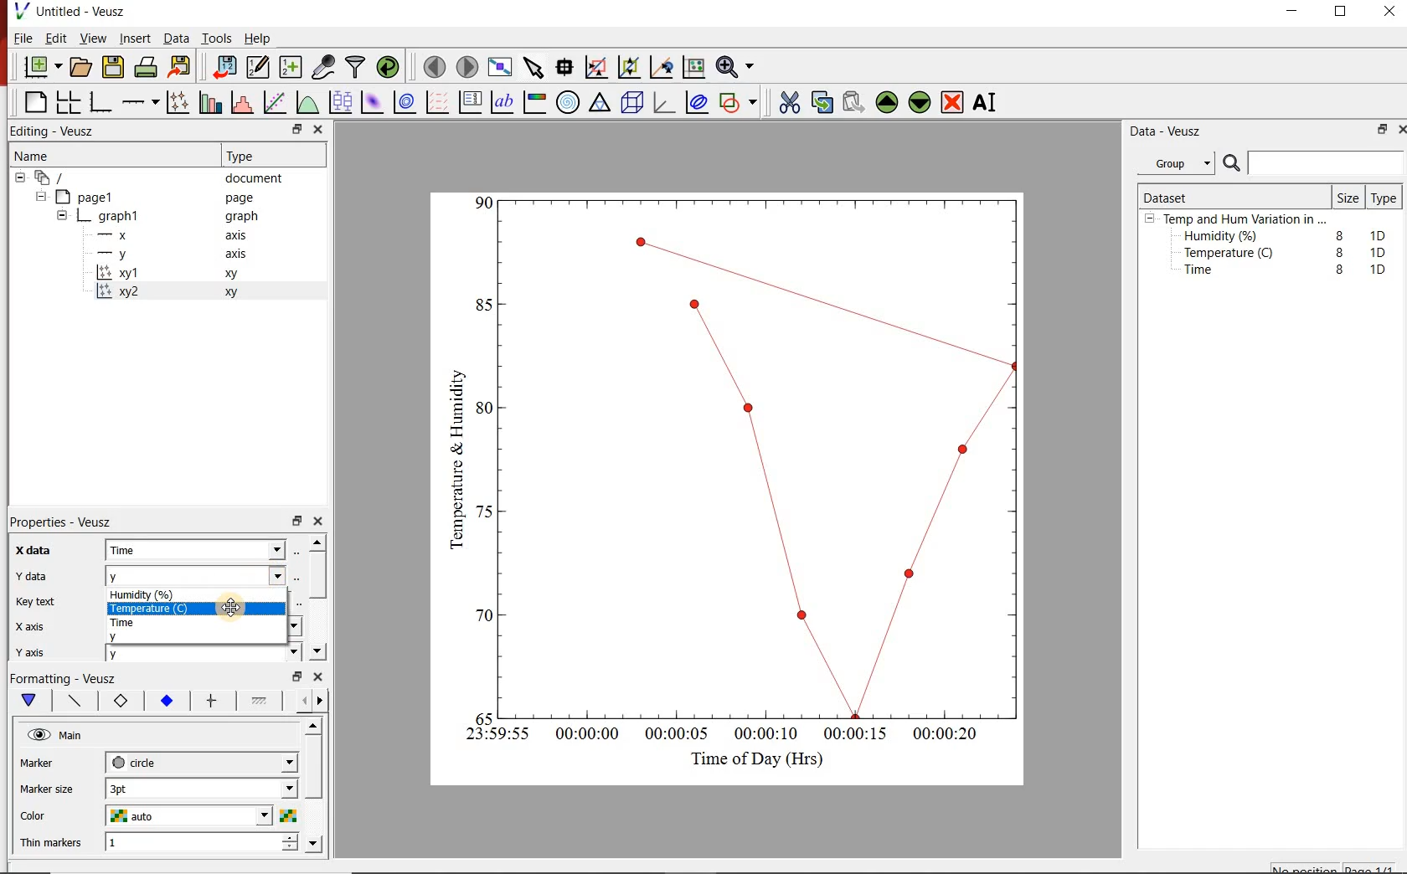  I want to click on Temperature (C), so click(1232, 254).